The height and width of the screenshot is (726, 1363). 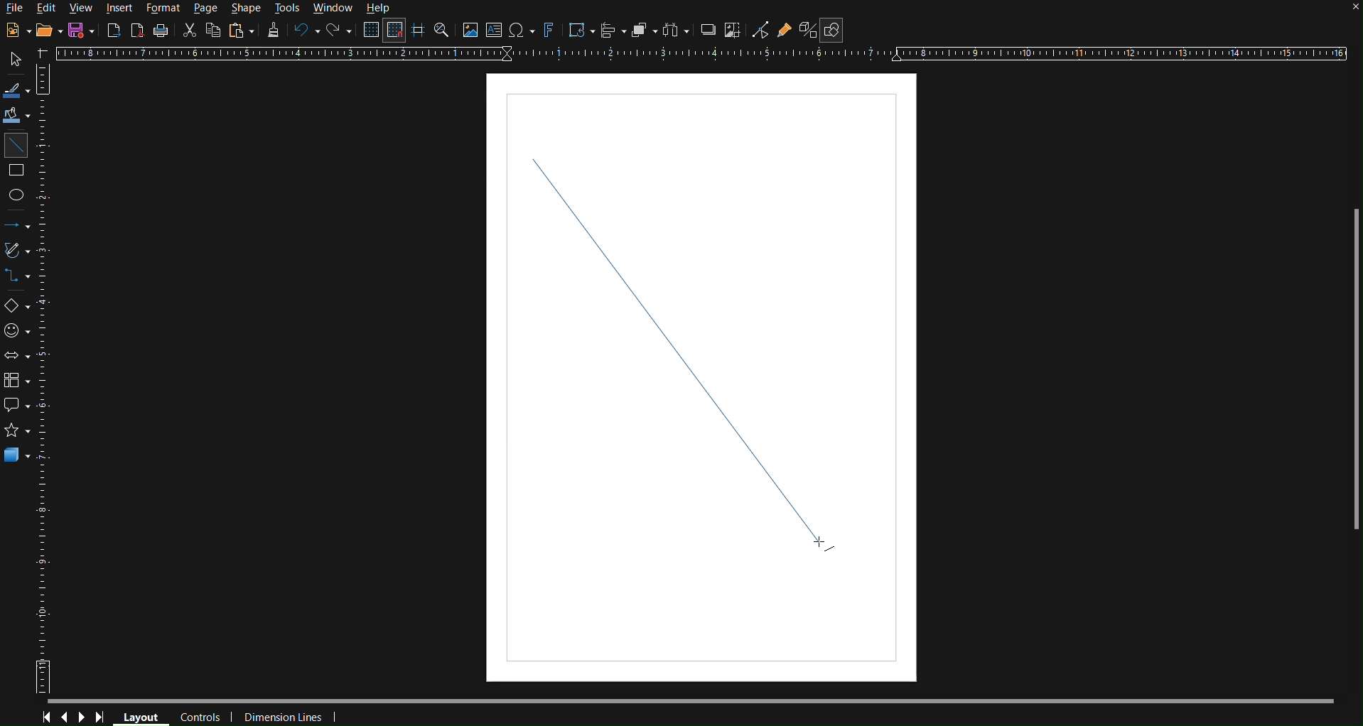 What do you see at coordinates (63, 716) in the screenshot?
I see `Previous` at bounding box center [63, 716].